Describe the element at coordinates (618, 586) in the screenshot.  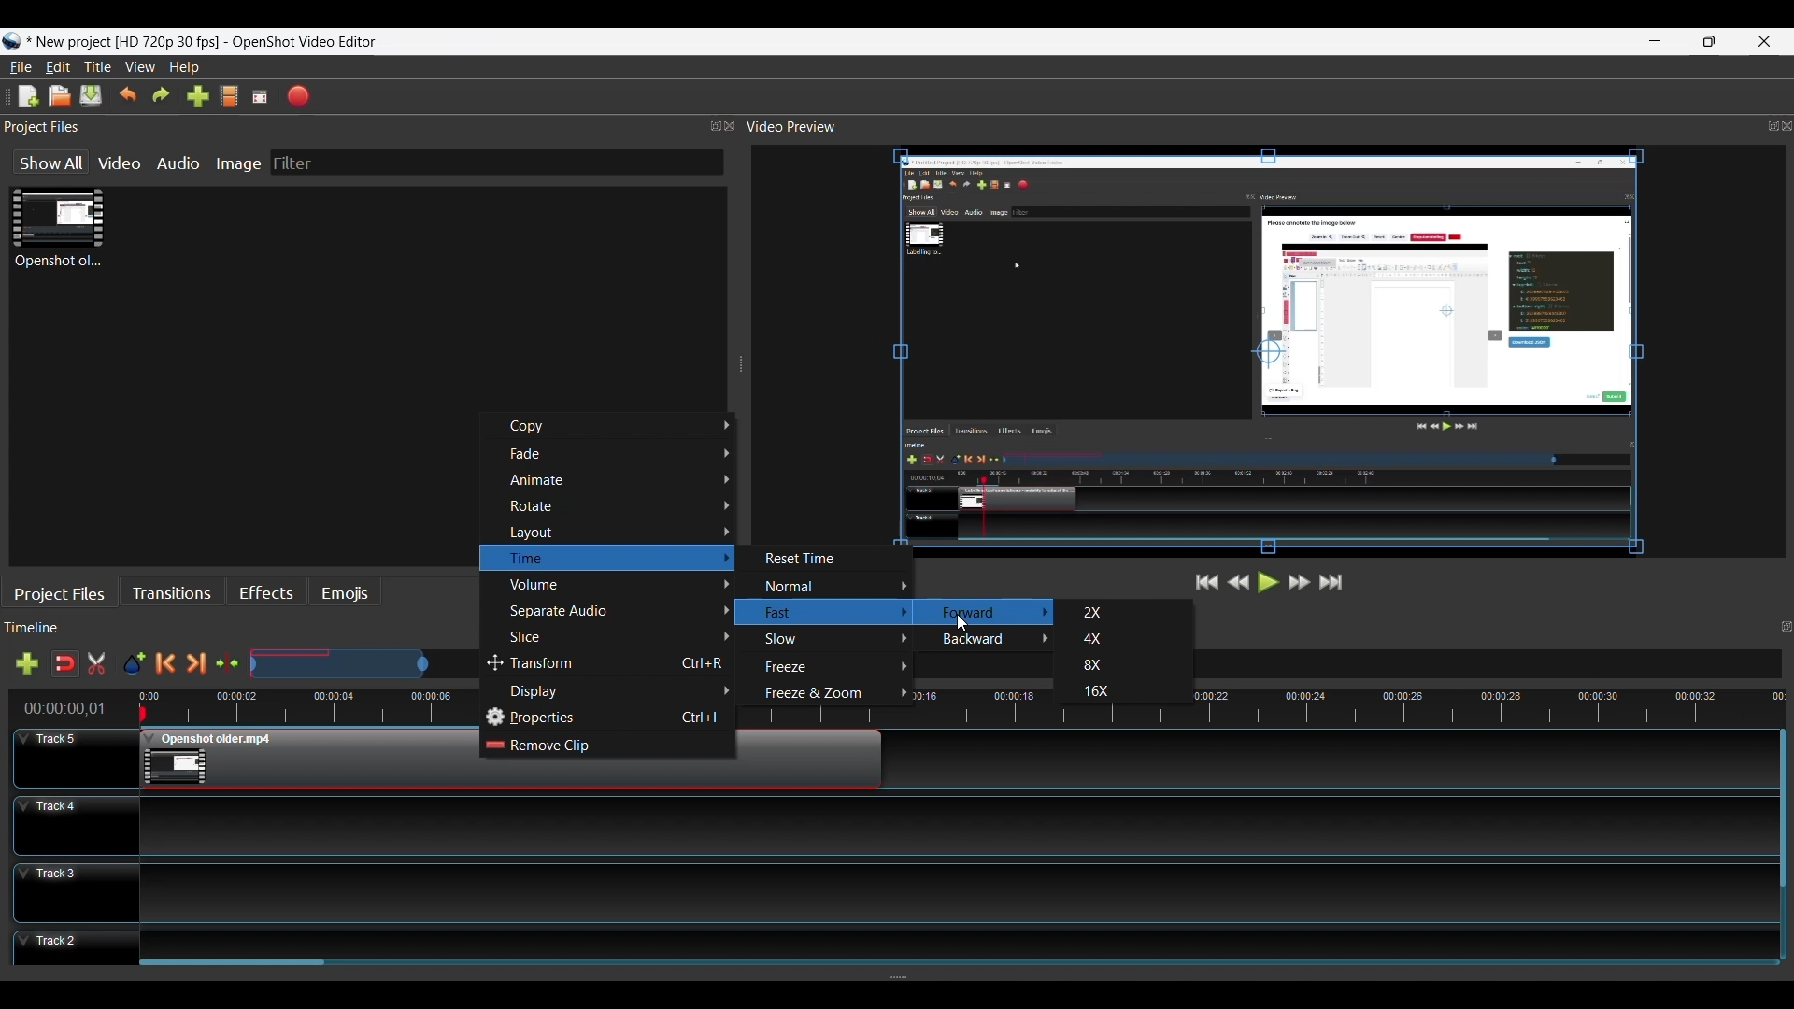
I see `Volume` at that location.